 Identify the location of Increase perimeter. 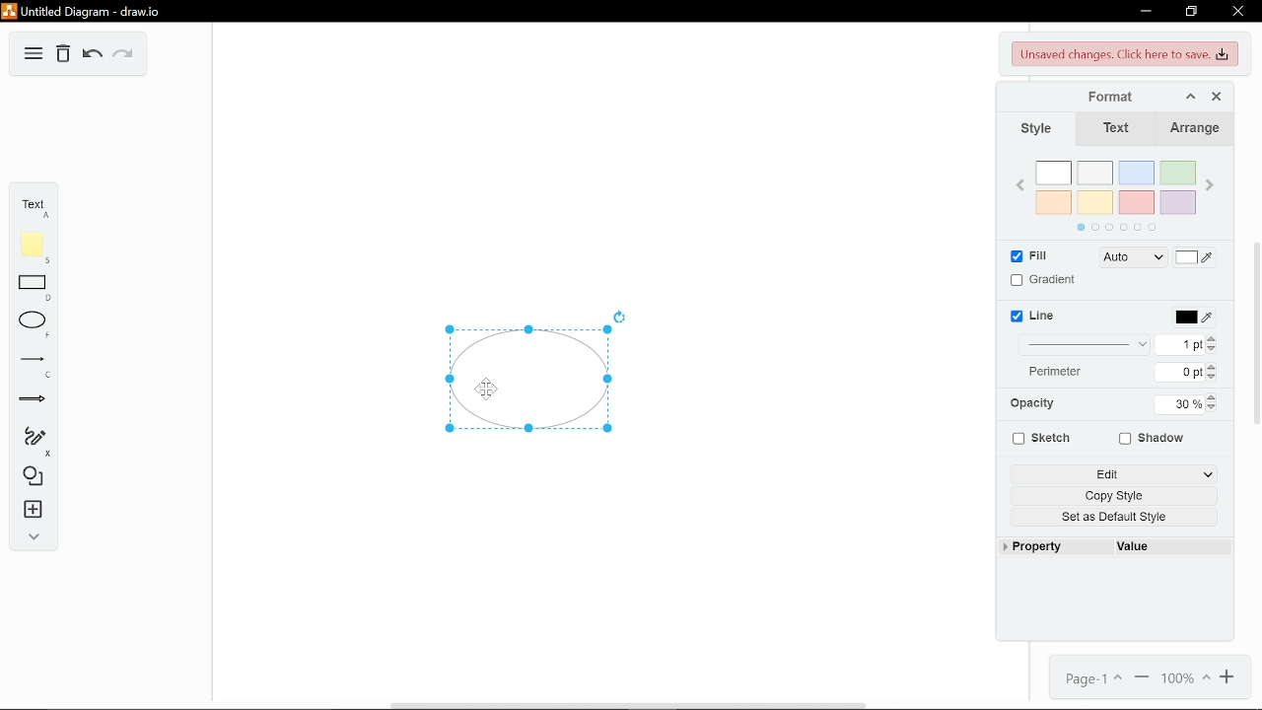
(1213, 367).